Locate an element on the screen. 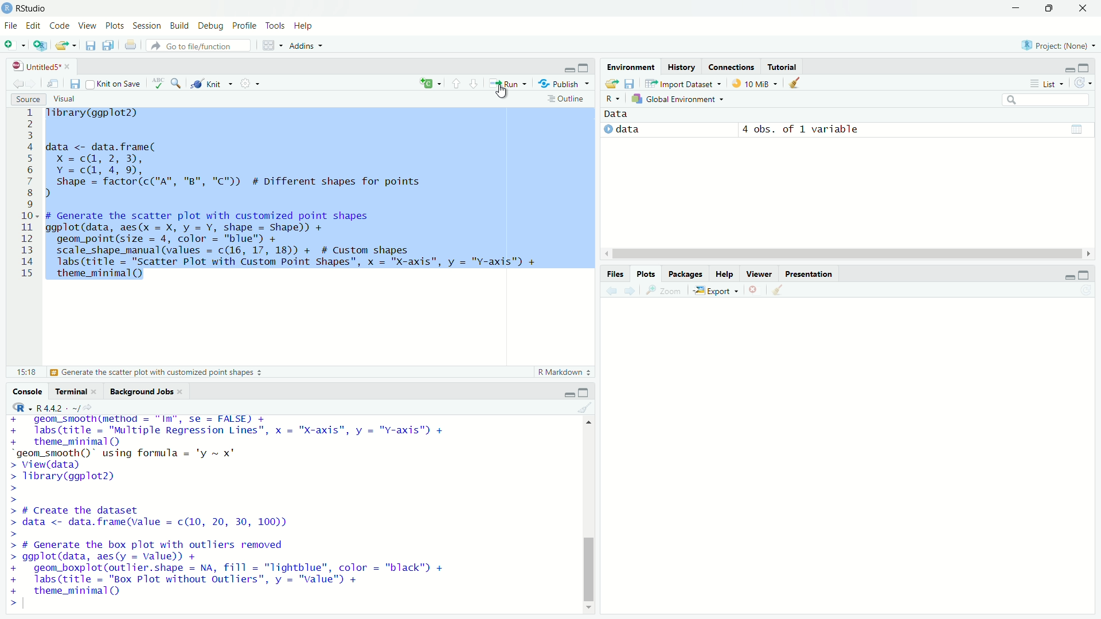  close is located at coordinates (94, 391).